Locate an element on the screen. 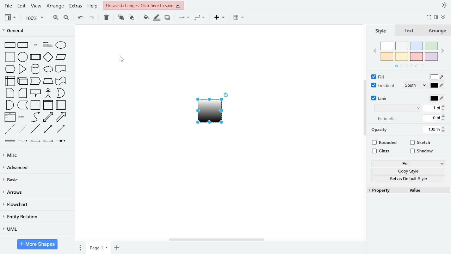  current page is located at coordinates (98, 248).